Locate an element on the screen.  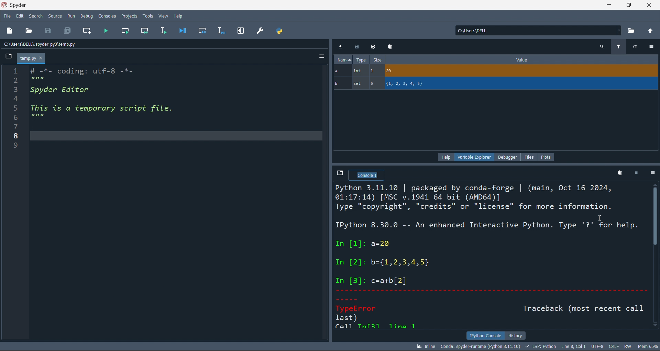
refresh  is located at coordinates (634, 46).